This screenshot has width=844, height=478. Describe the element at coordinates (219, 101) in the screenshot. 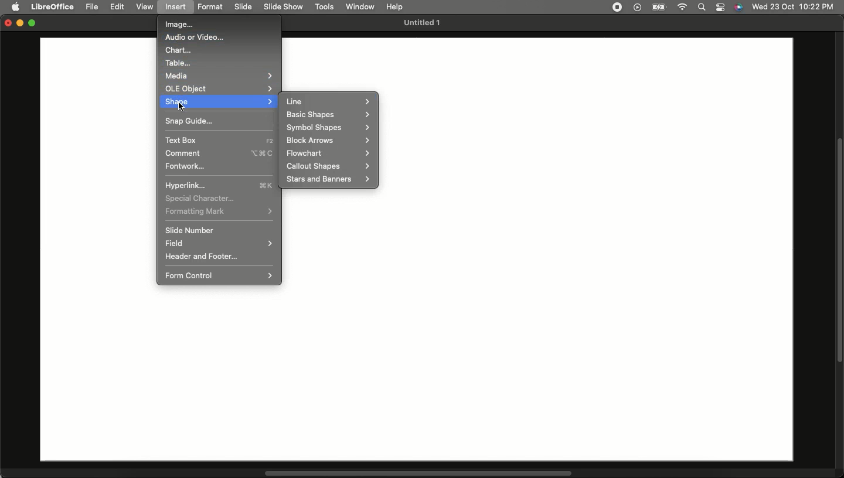

I see `Shape` at that location.